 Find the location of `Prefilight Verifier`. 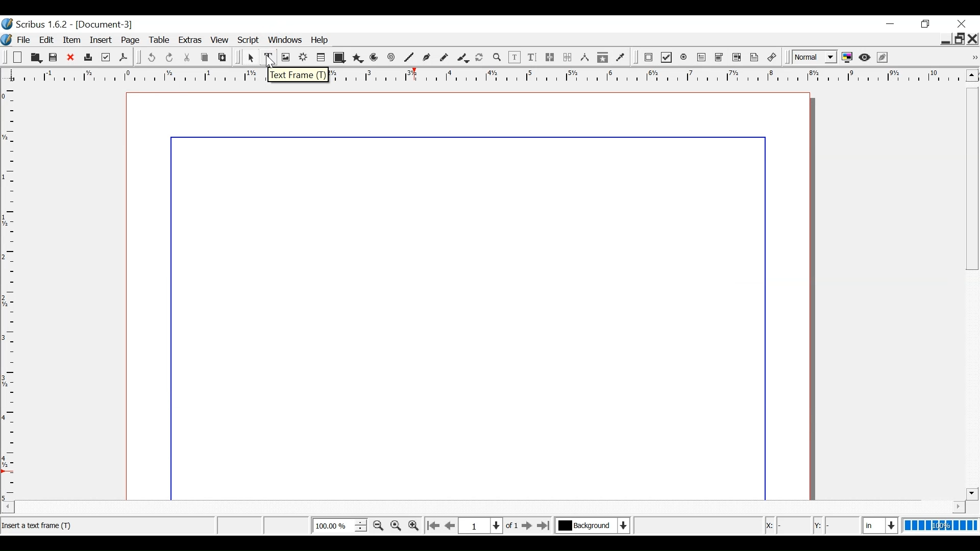

Prefilight Verifier is located at coordinates (106, 57).